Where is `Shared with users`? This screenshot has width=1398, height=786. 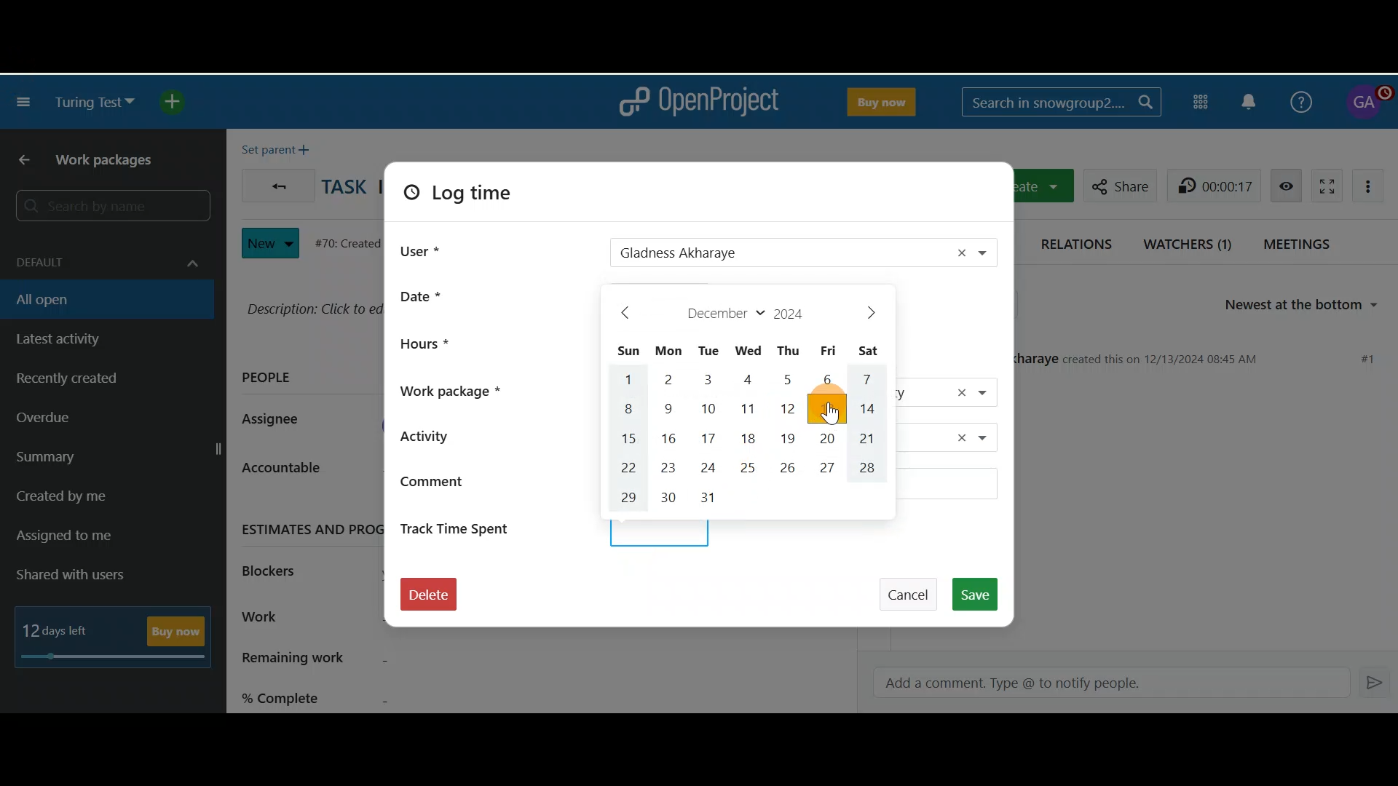 Shared with users is located at coordinates (82, 576).